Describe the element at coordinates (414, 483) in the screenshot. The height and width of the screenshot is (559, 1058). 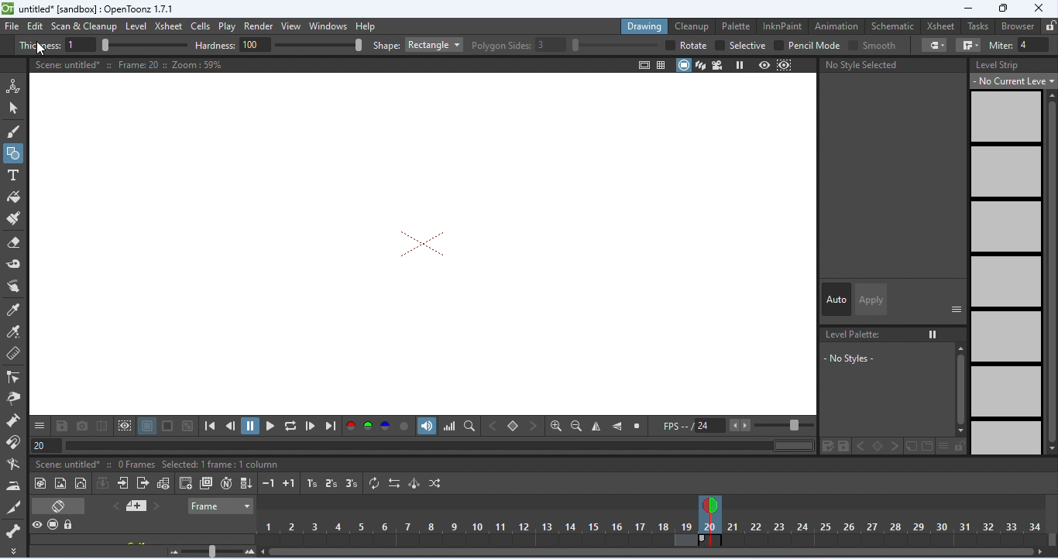
I see `swing` at that location.